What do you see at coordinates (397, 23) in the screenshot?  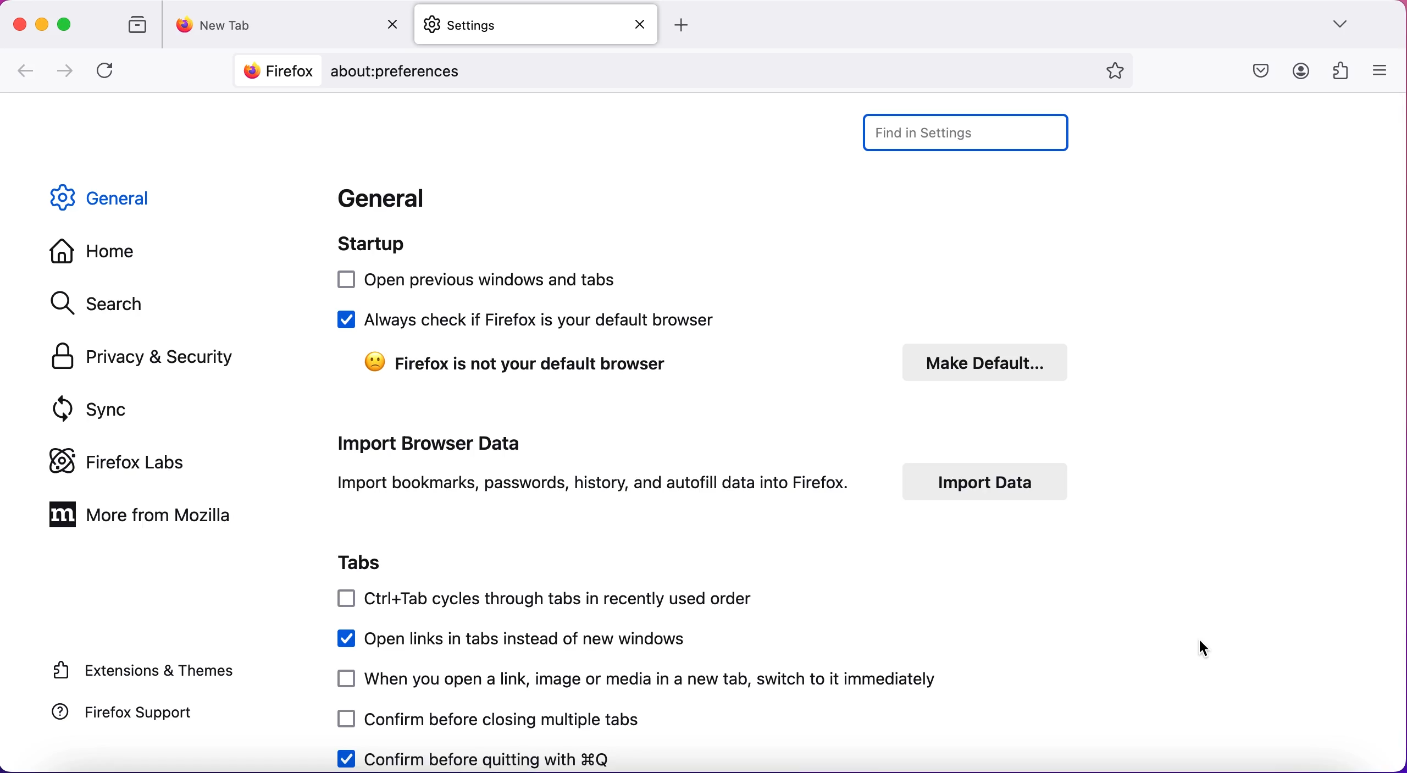 I see `Close tab` at bounding box center [397, 23].